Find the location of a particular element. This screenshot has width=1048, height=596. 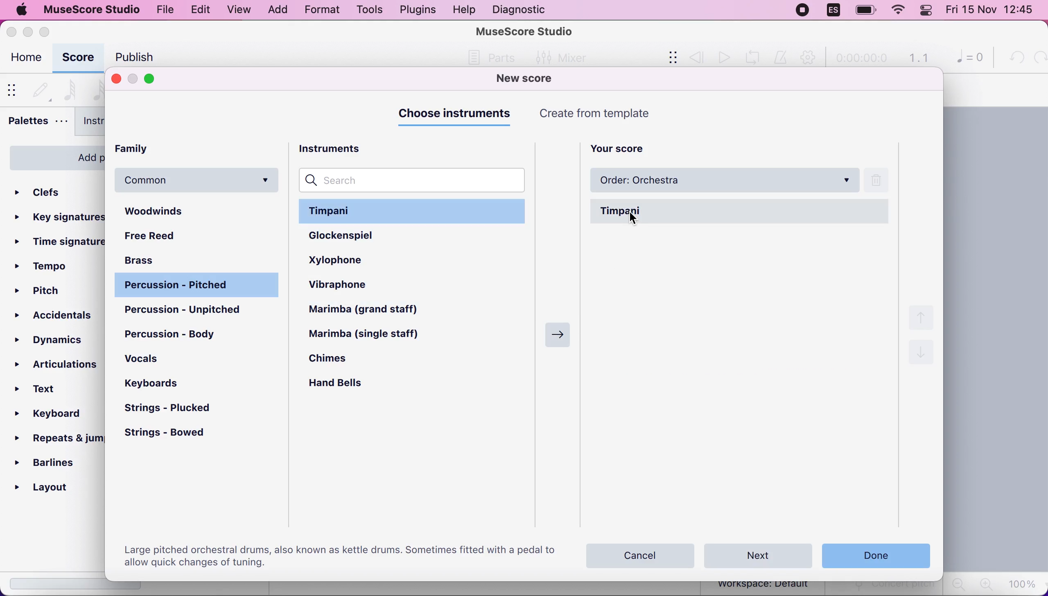

edit is located at coordinates (199, 9).